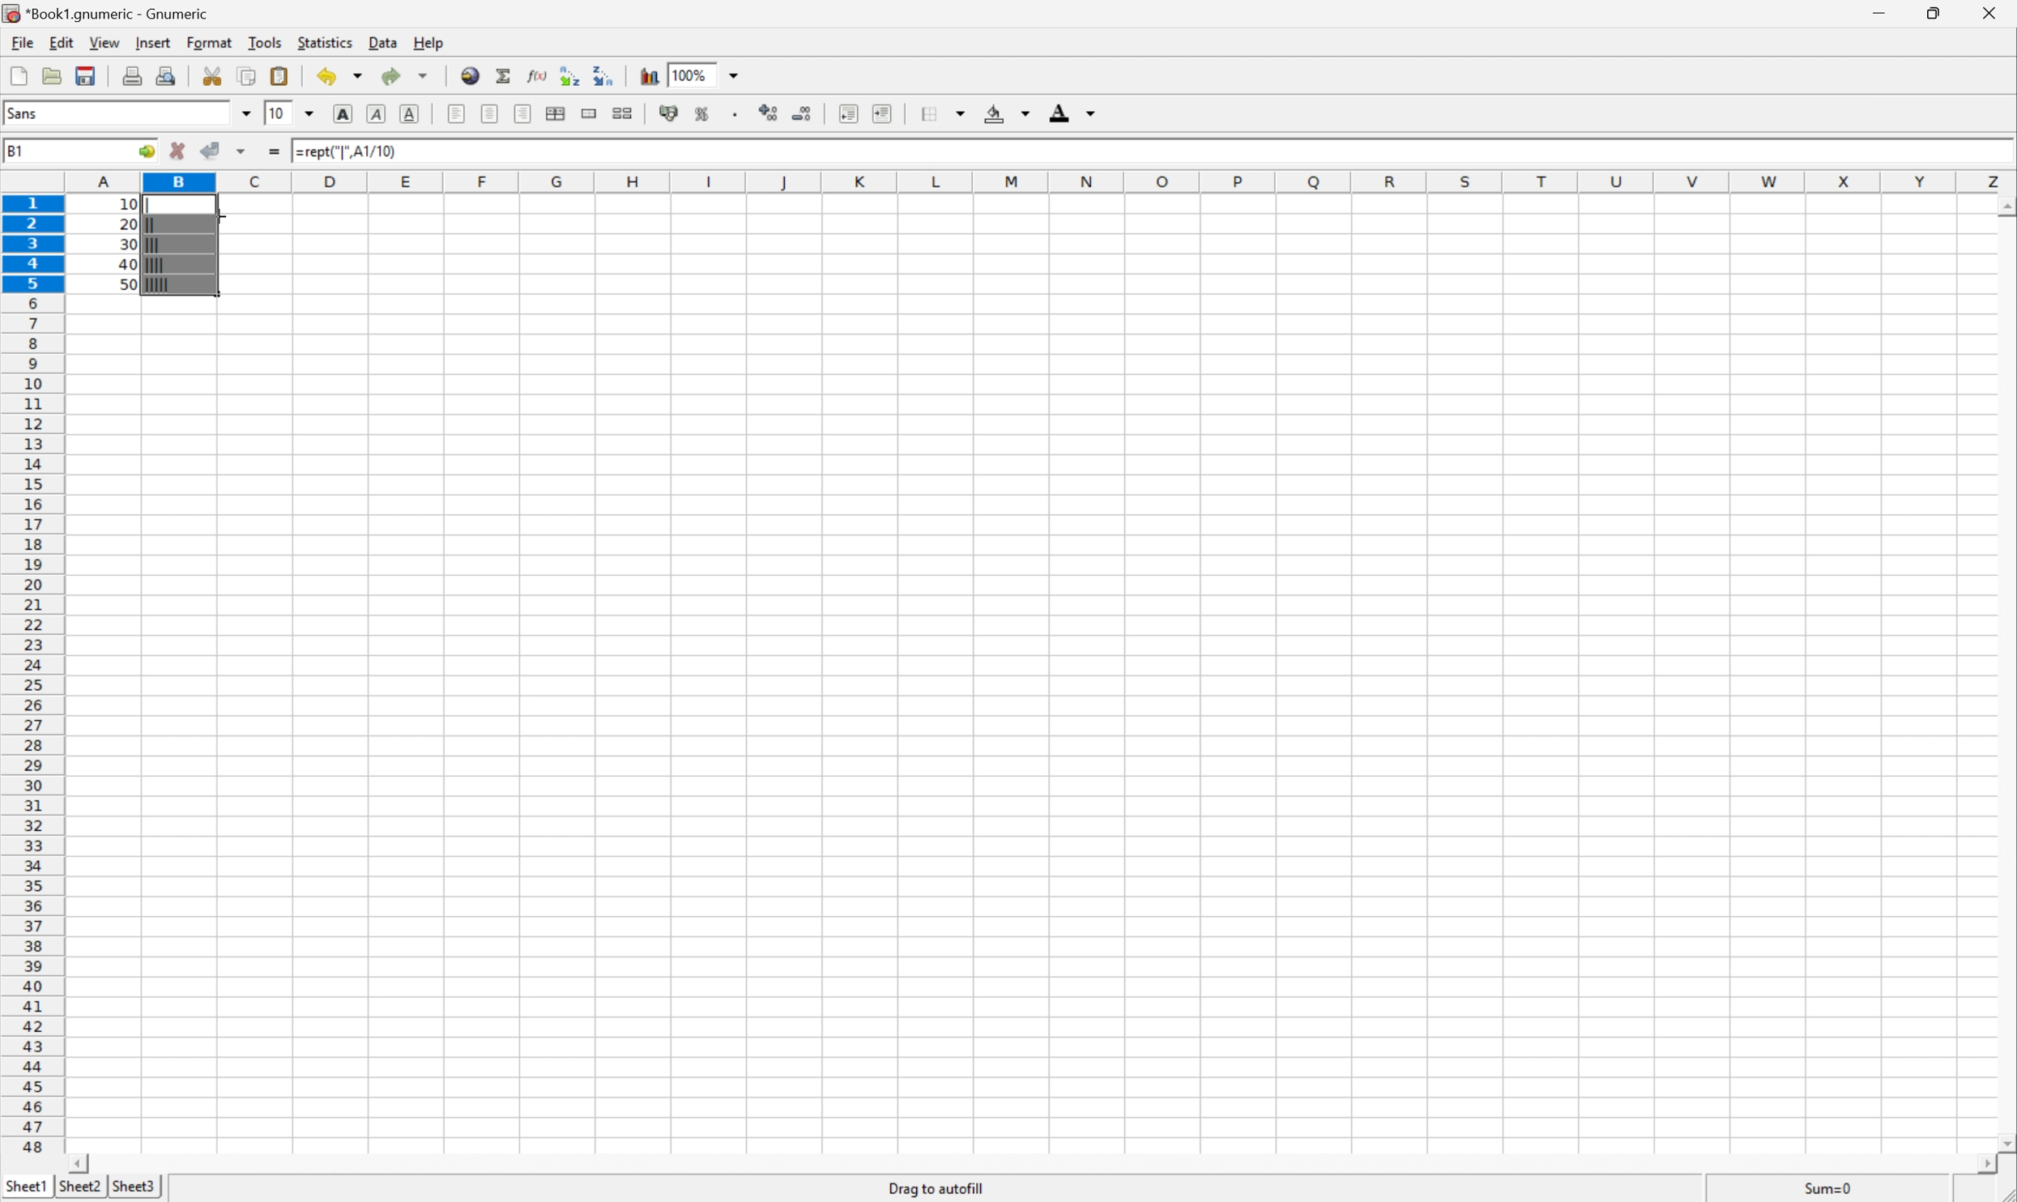  What do you see at coordinates (156, 225) in the screenshot?
I see `||` at bounding box center [156, 225].